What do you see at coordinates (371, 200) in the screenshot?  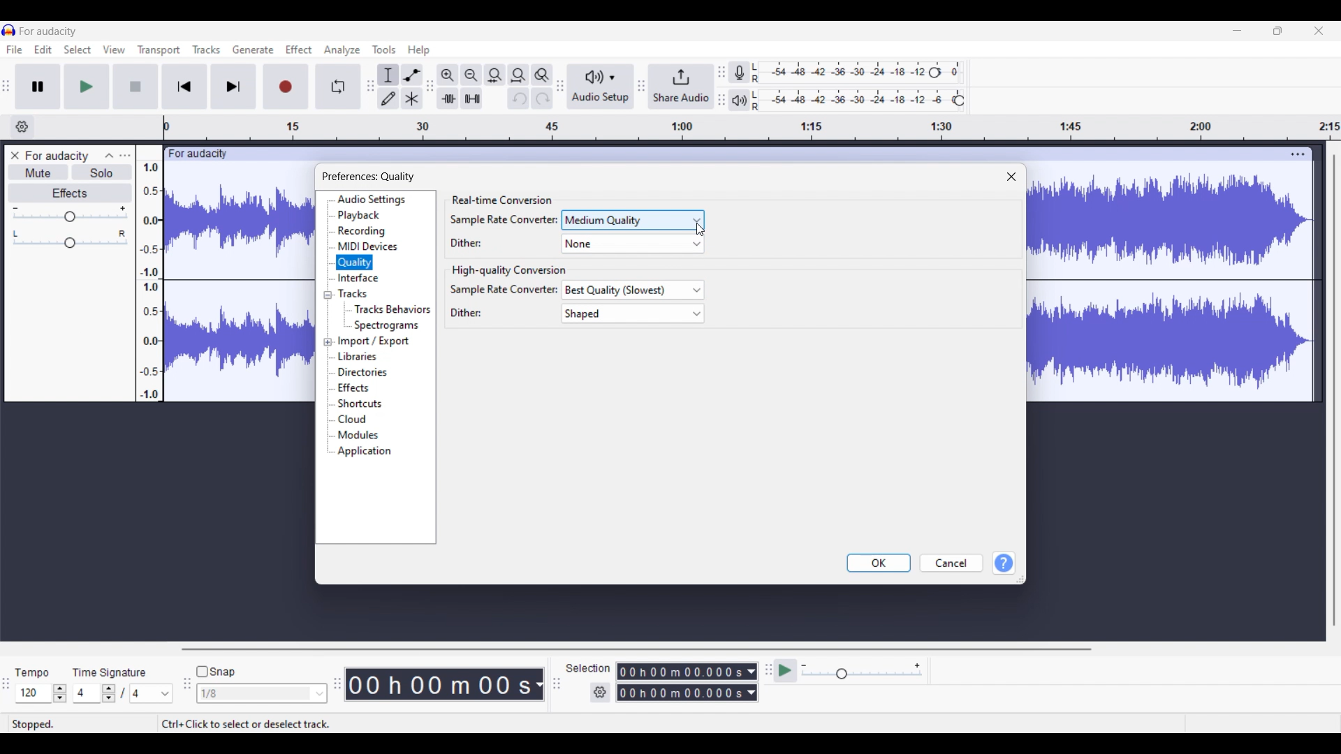 I see `Audio settings` at bounding box center [371, 200].